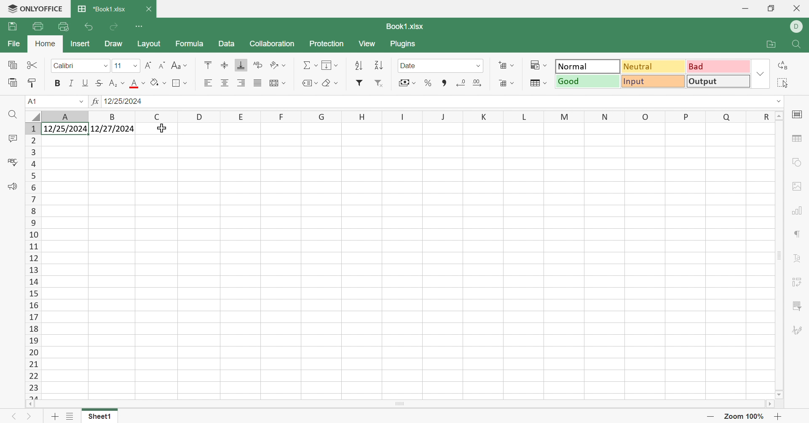  I want to click on Insert cells, so click(508, 65).